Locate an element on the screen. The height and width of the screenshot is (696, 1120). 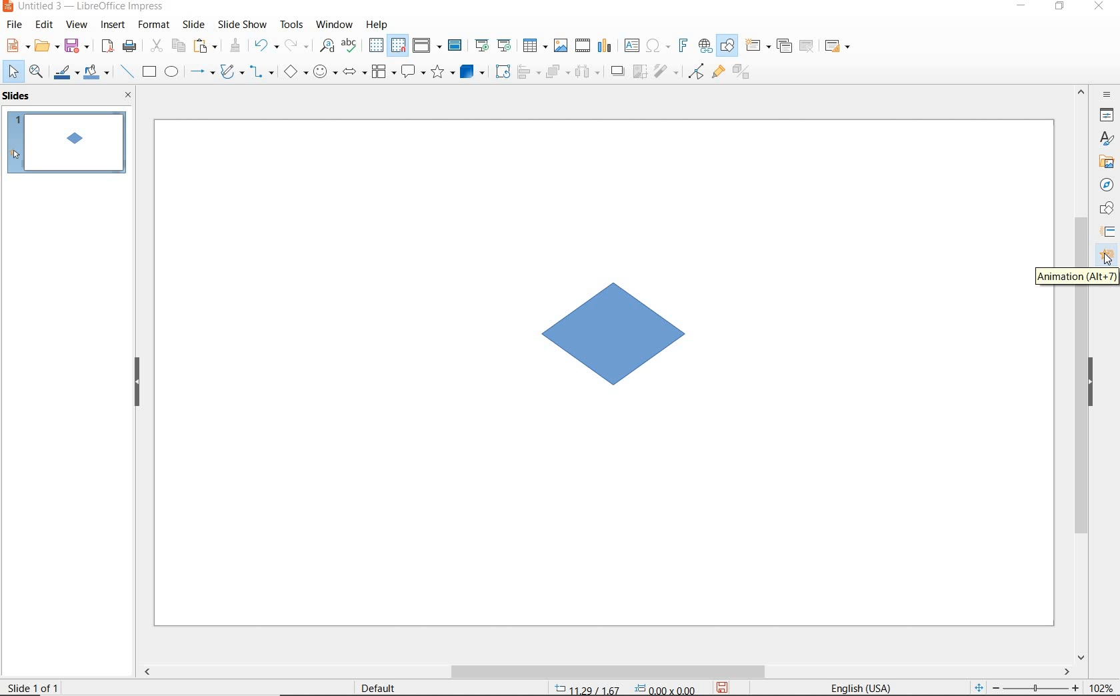
display grid is located at coordinates (376, 46).